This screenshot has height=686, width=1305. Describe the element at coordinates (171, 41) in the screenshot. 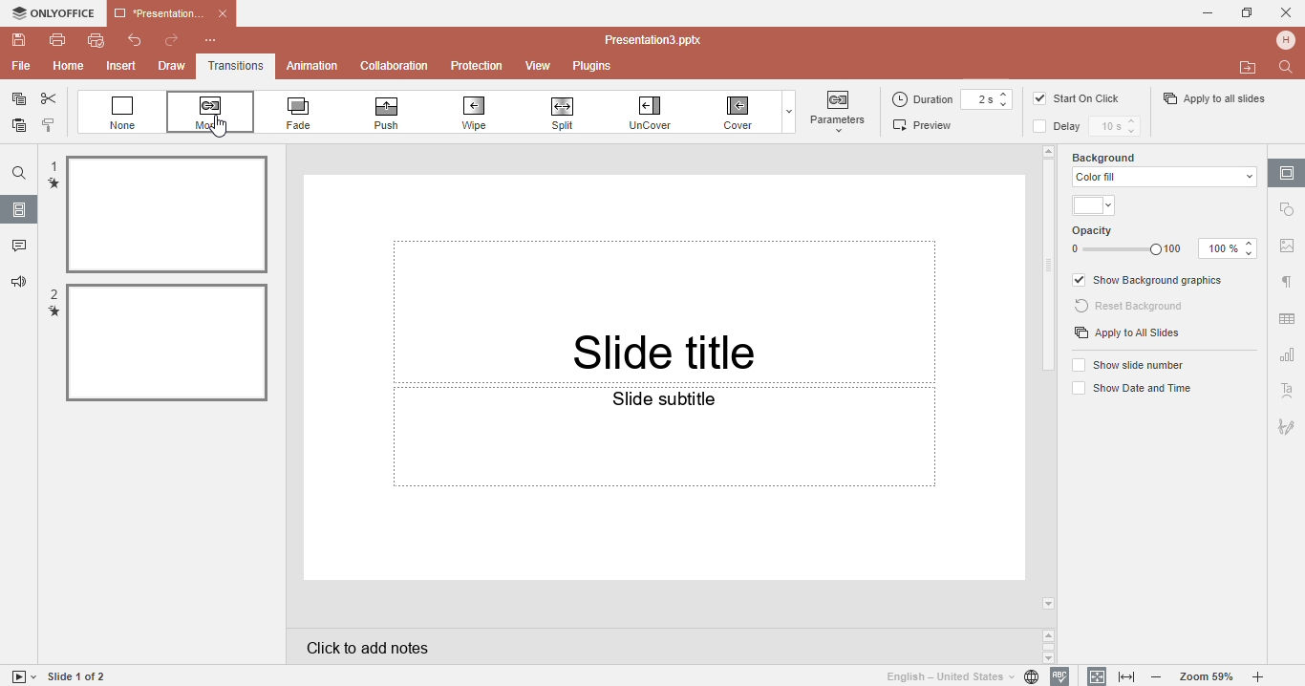

I see `Redo` at that location.